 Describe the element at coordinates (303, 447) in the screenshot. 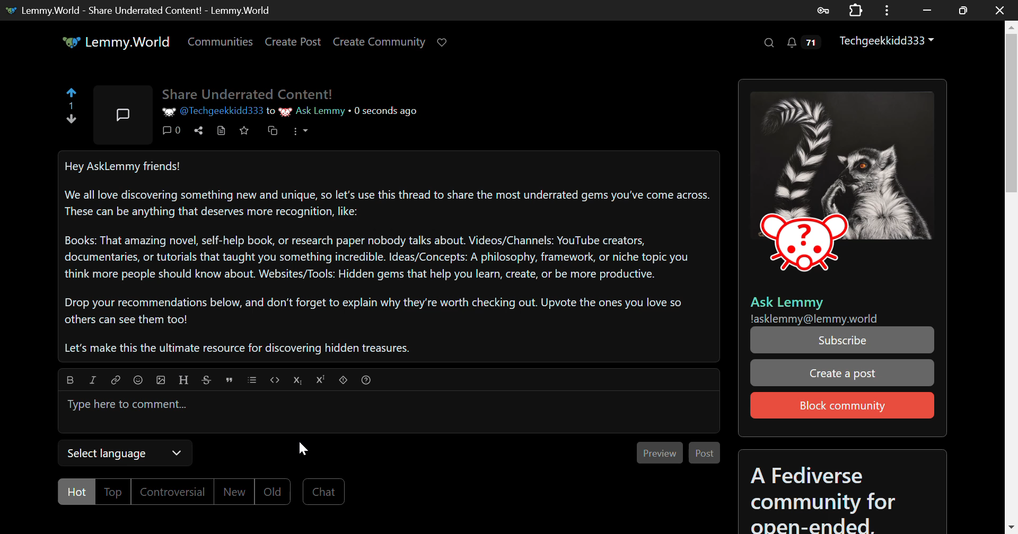

I see `Cursor Position AFTER_LAST_ACTION` at that location.